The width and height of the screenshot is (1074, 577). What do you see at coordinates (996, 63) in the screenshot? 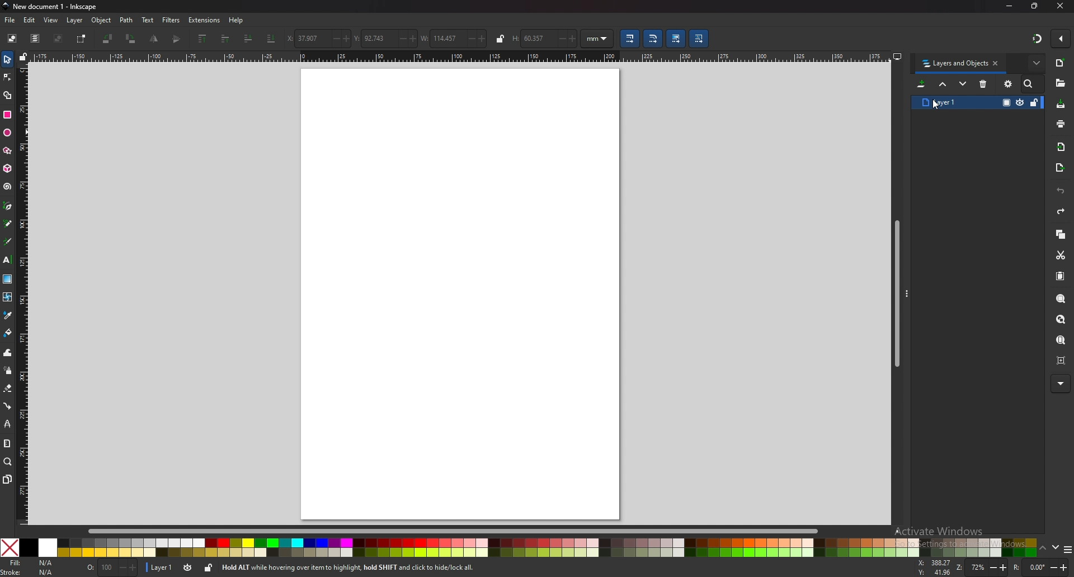
I see `close sidebar` at bounding box center [996, 63].